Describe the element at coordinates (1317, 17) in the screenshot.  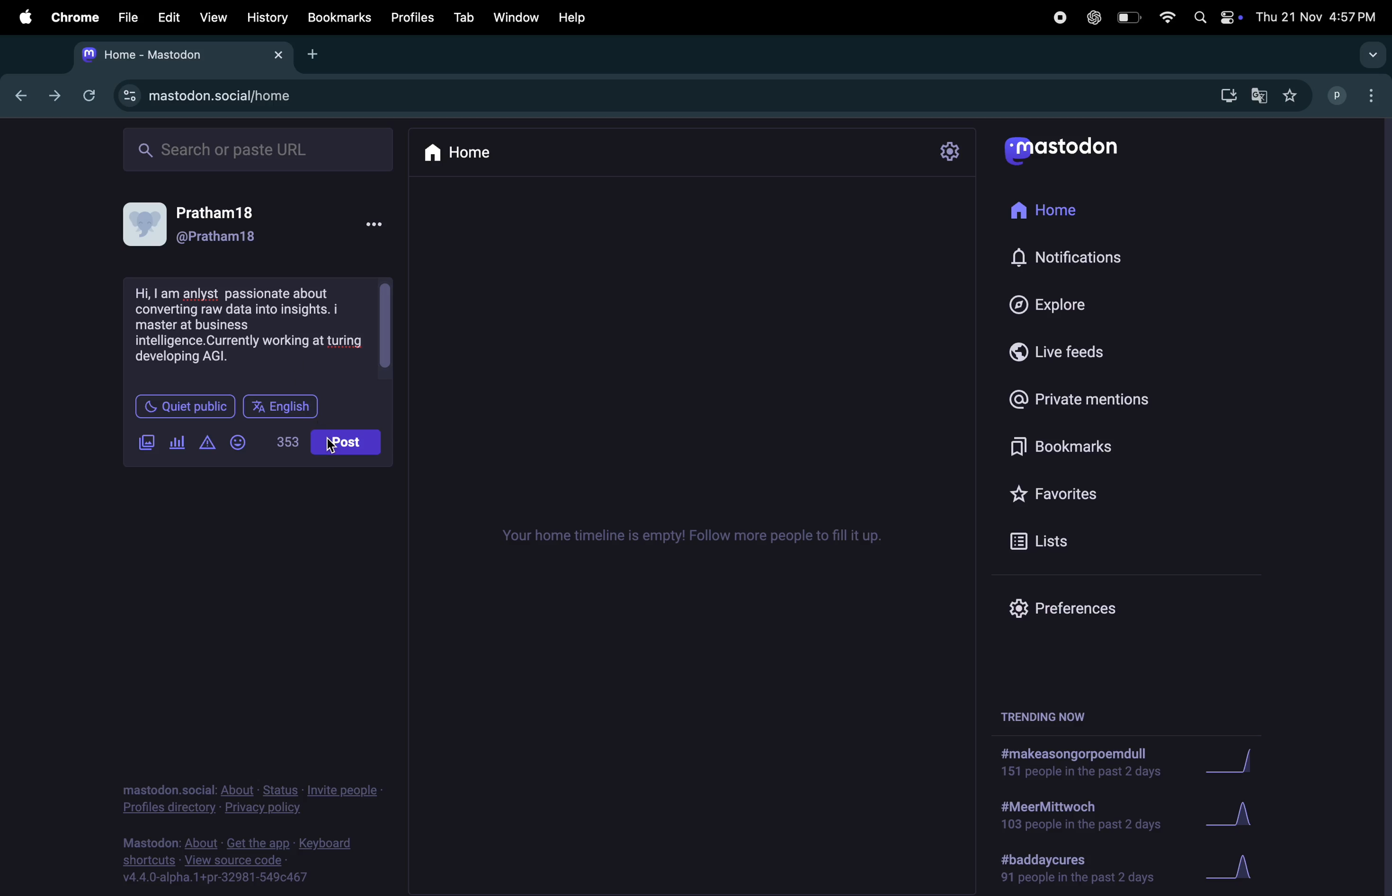
I see `date and time` at that location.